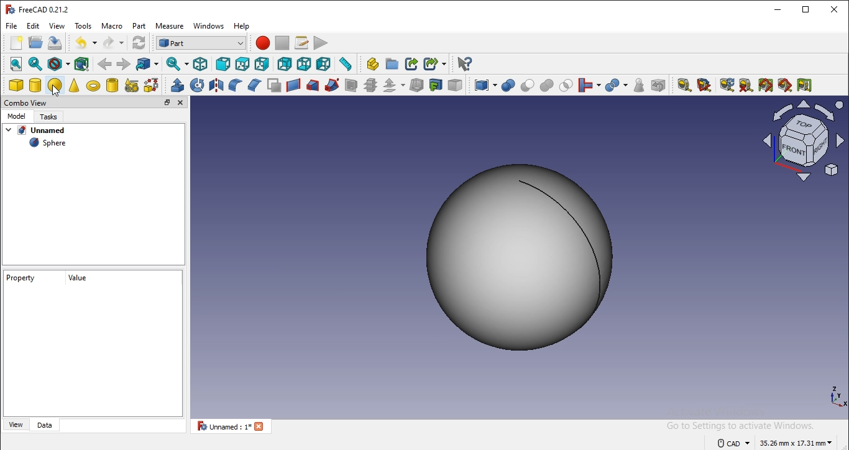  I want to click on workbench, so click(201, 44).